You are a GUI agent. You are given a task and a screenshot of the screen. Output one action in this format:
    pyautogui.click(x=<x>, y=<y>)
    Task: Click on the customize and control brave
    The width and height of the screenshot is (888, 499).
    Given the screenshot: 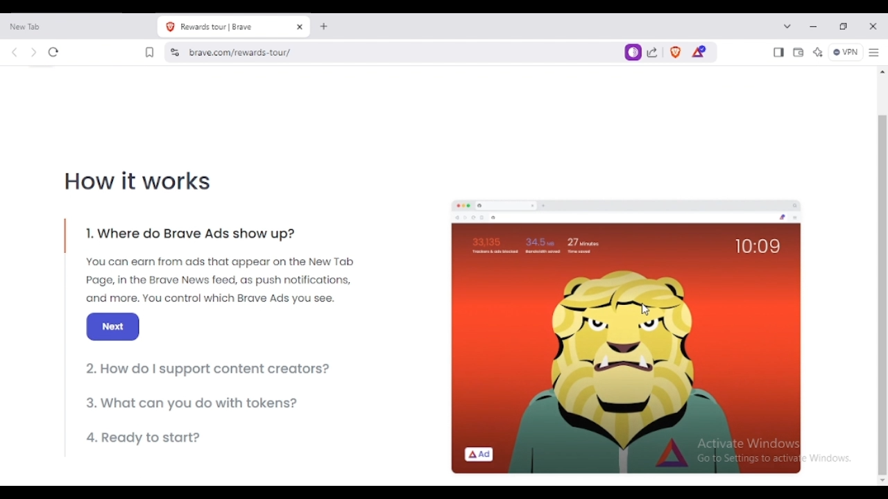 What is the action you would take?
    pyautogui.click(x=874, y=52)
    